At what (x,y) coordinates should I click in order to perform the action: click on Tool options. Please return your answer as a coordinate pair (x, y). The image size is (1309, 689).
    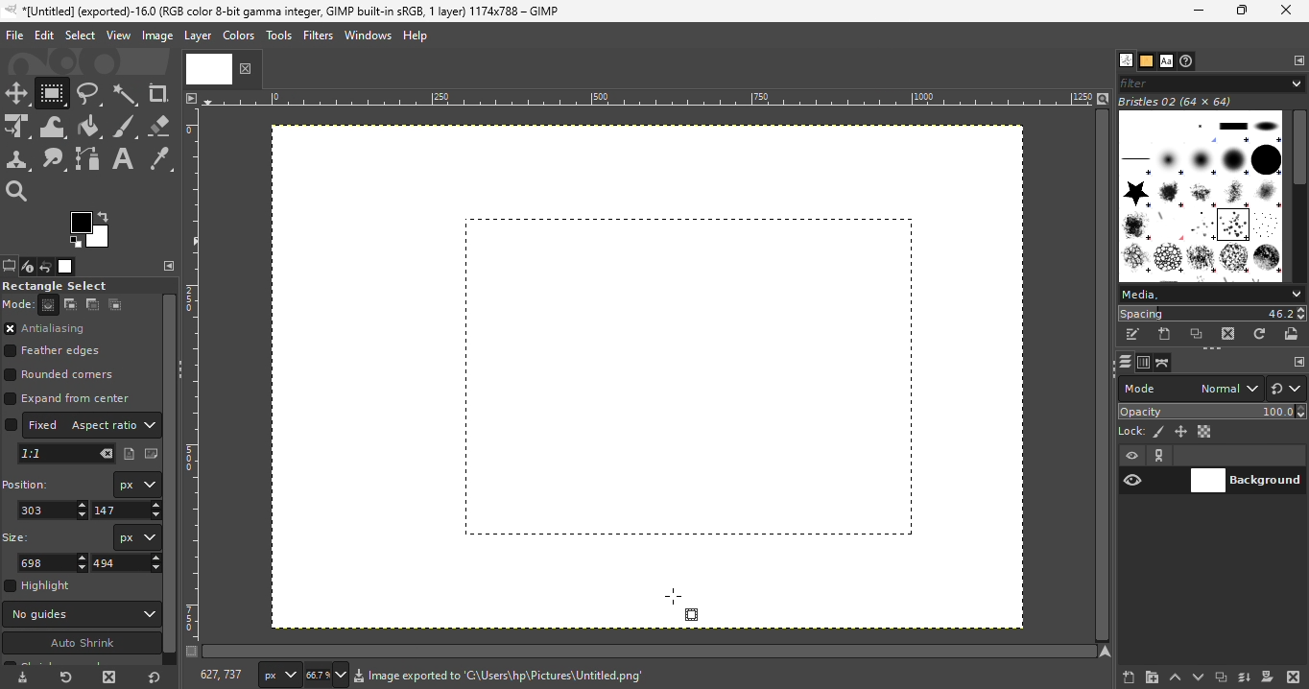
    Looking at the image, I should click on (9, 266).